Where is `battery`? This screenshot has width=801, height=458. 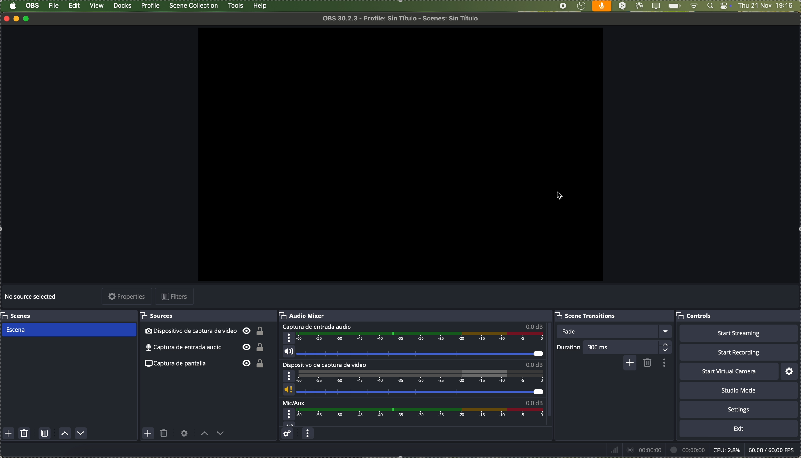 battery is located at coordinates (674, 6).